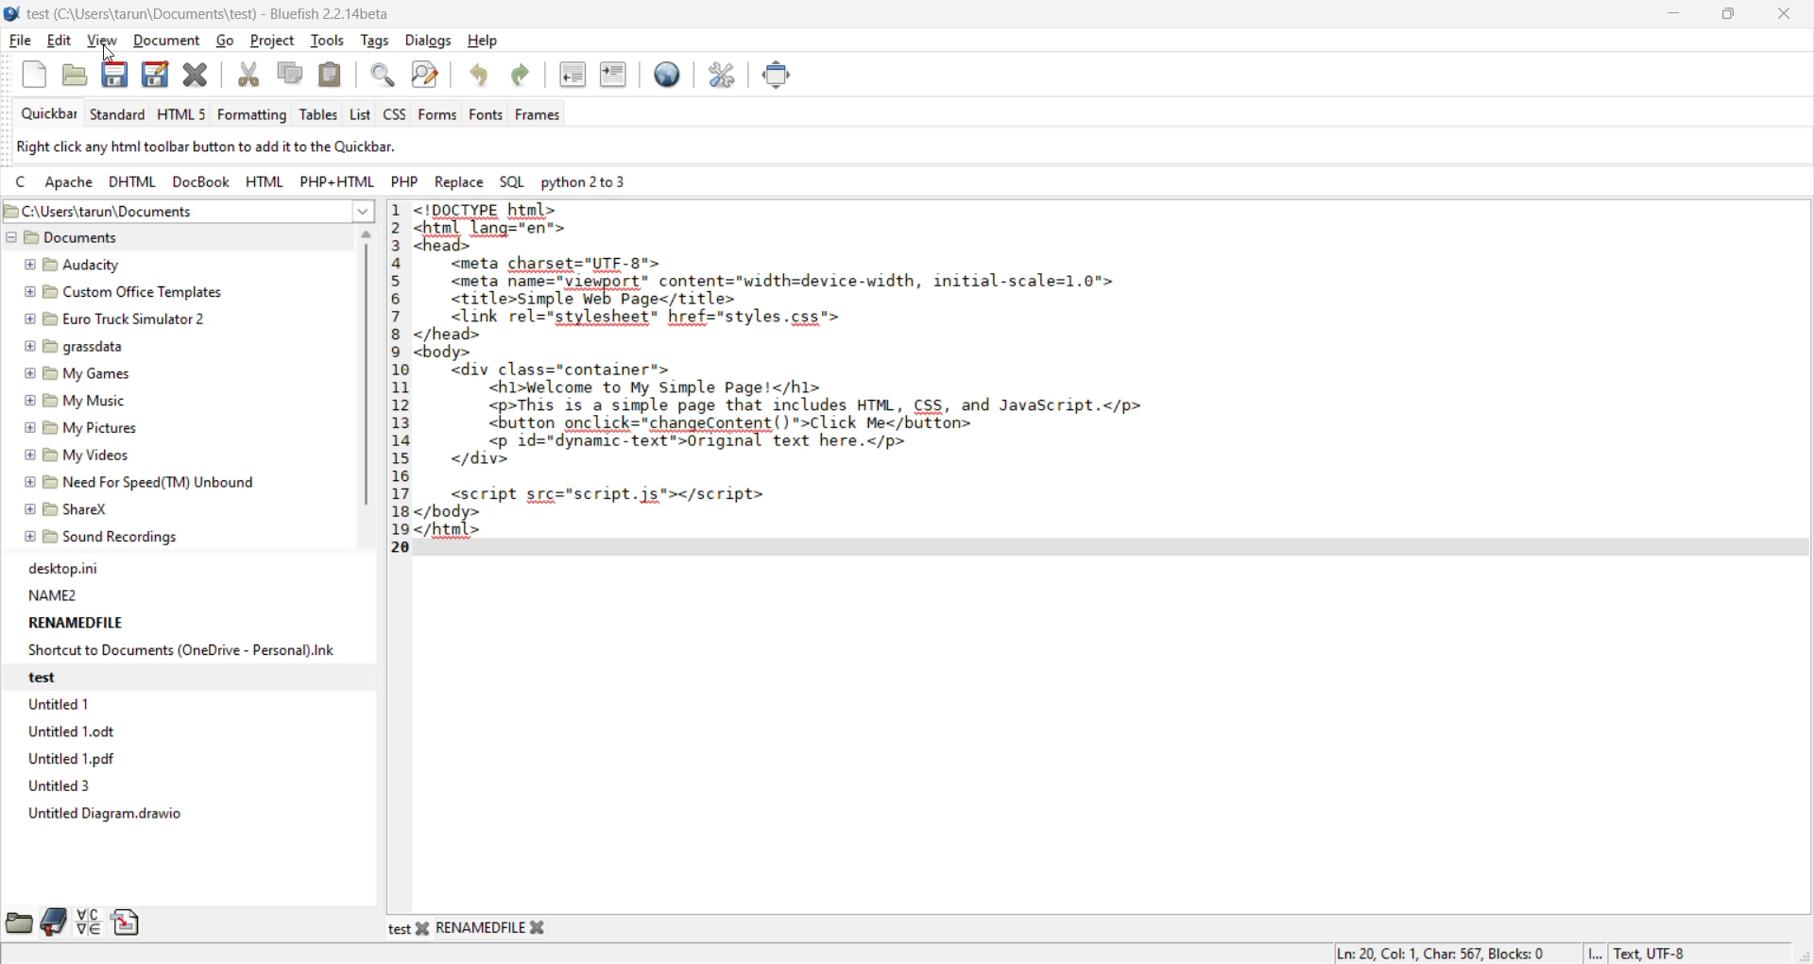 This screenshot has width=1814, height=964. Describe the element at coordinates (545, 115) in the screenshot. I see `frames` at that location.